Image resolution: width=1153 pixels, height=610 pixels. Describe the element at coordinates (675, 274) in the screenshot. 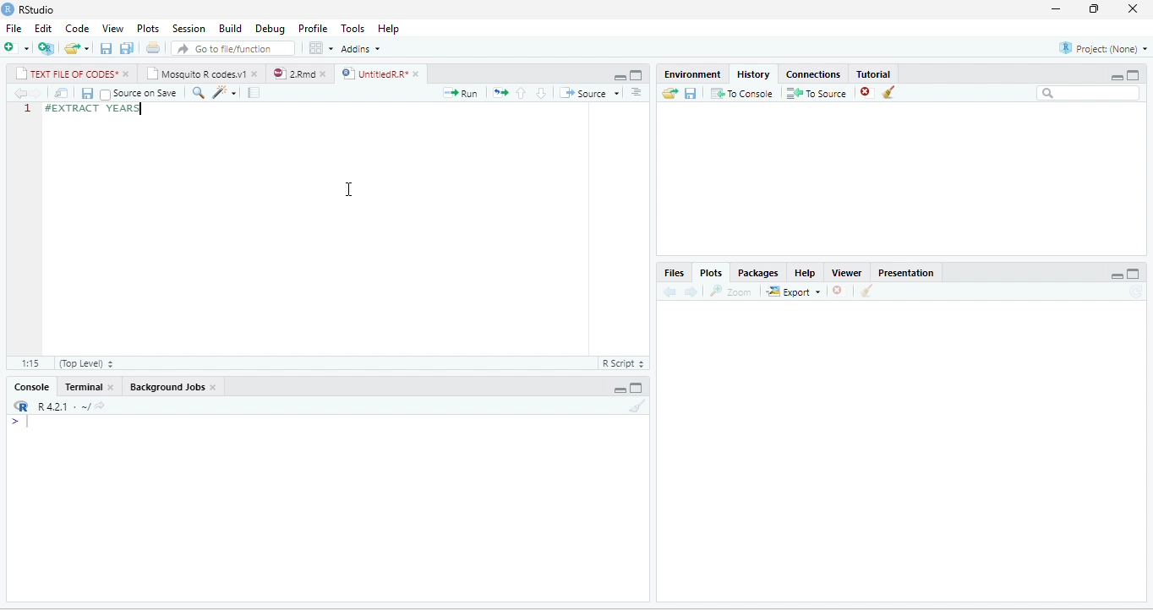

I see `Files` at that location.